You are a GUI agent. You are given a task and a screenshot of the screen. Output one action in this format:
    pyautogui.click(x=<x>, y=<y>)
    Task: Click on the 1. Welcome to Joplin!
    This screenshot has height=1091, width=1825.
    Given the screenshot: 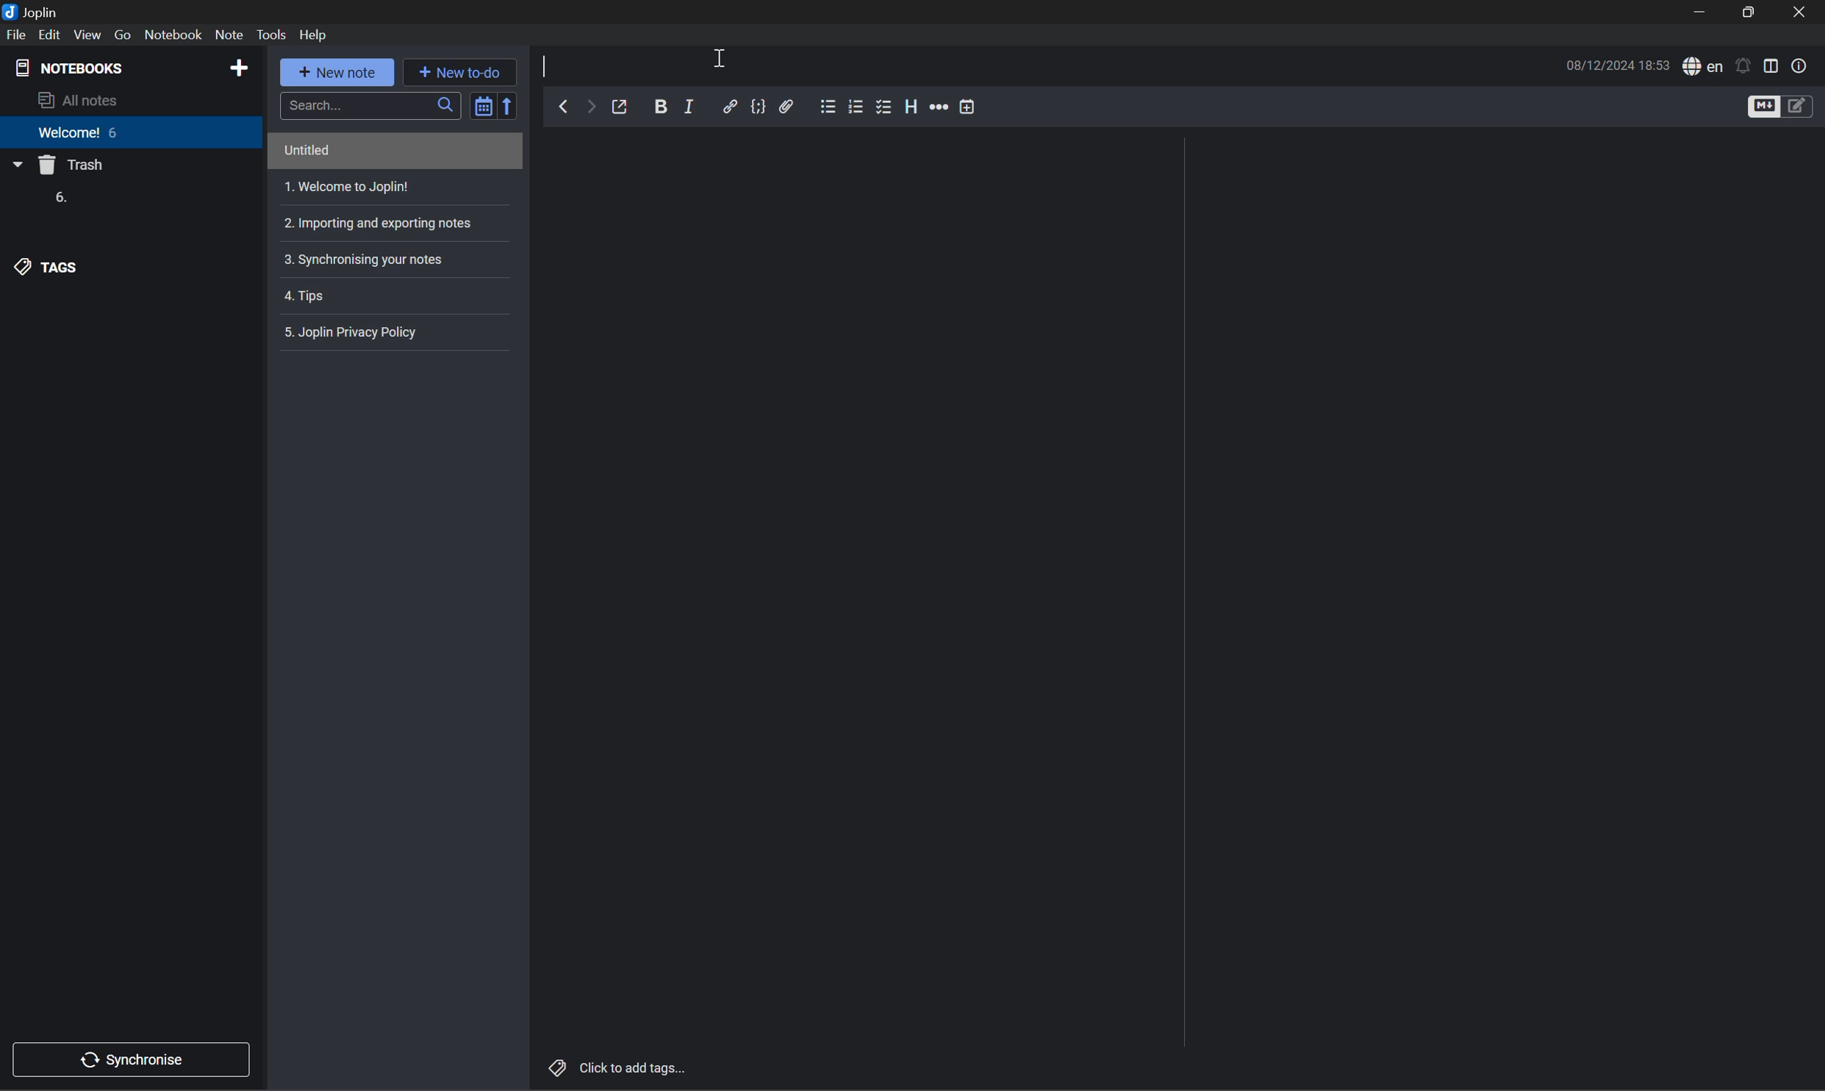 What is the action you would take?
    pyautogui.click(x=347, y=187)
    